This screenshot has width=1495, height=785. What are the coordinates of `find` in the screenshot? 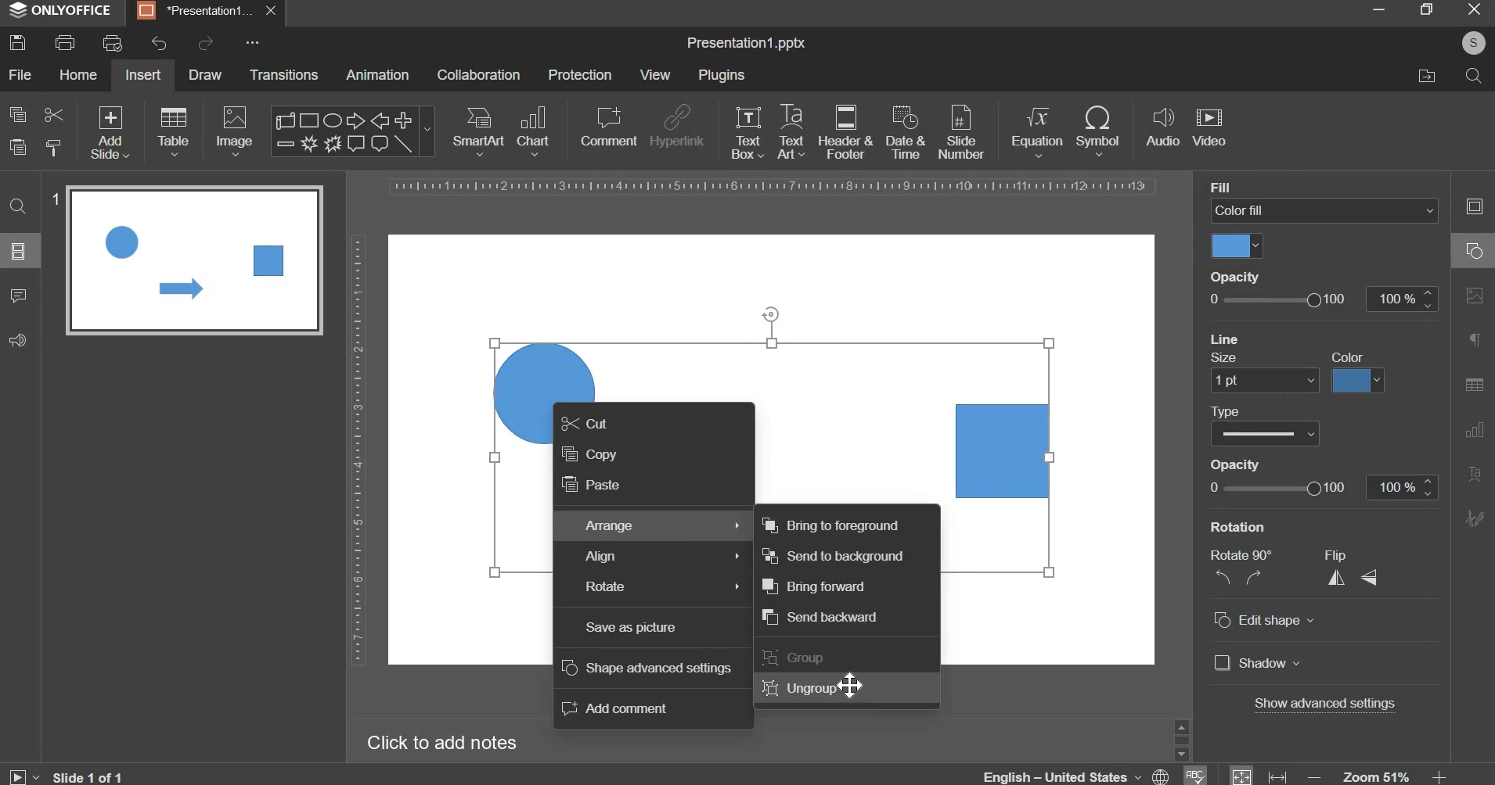 It's located at (20, 205).